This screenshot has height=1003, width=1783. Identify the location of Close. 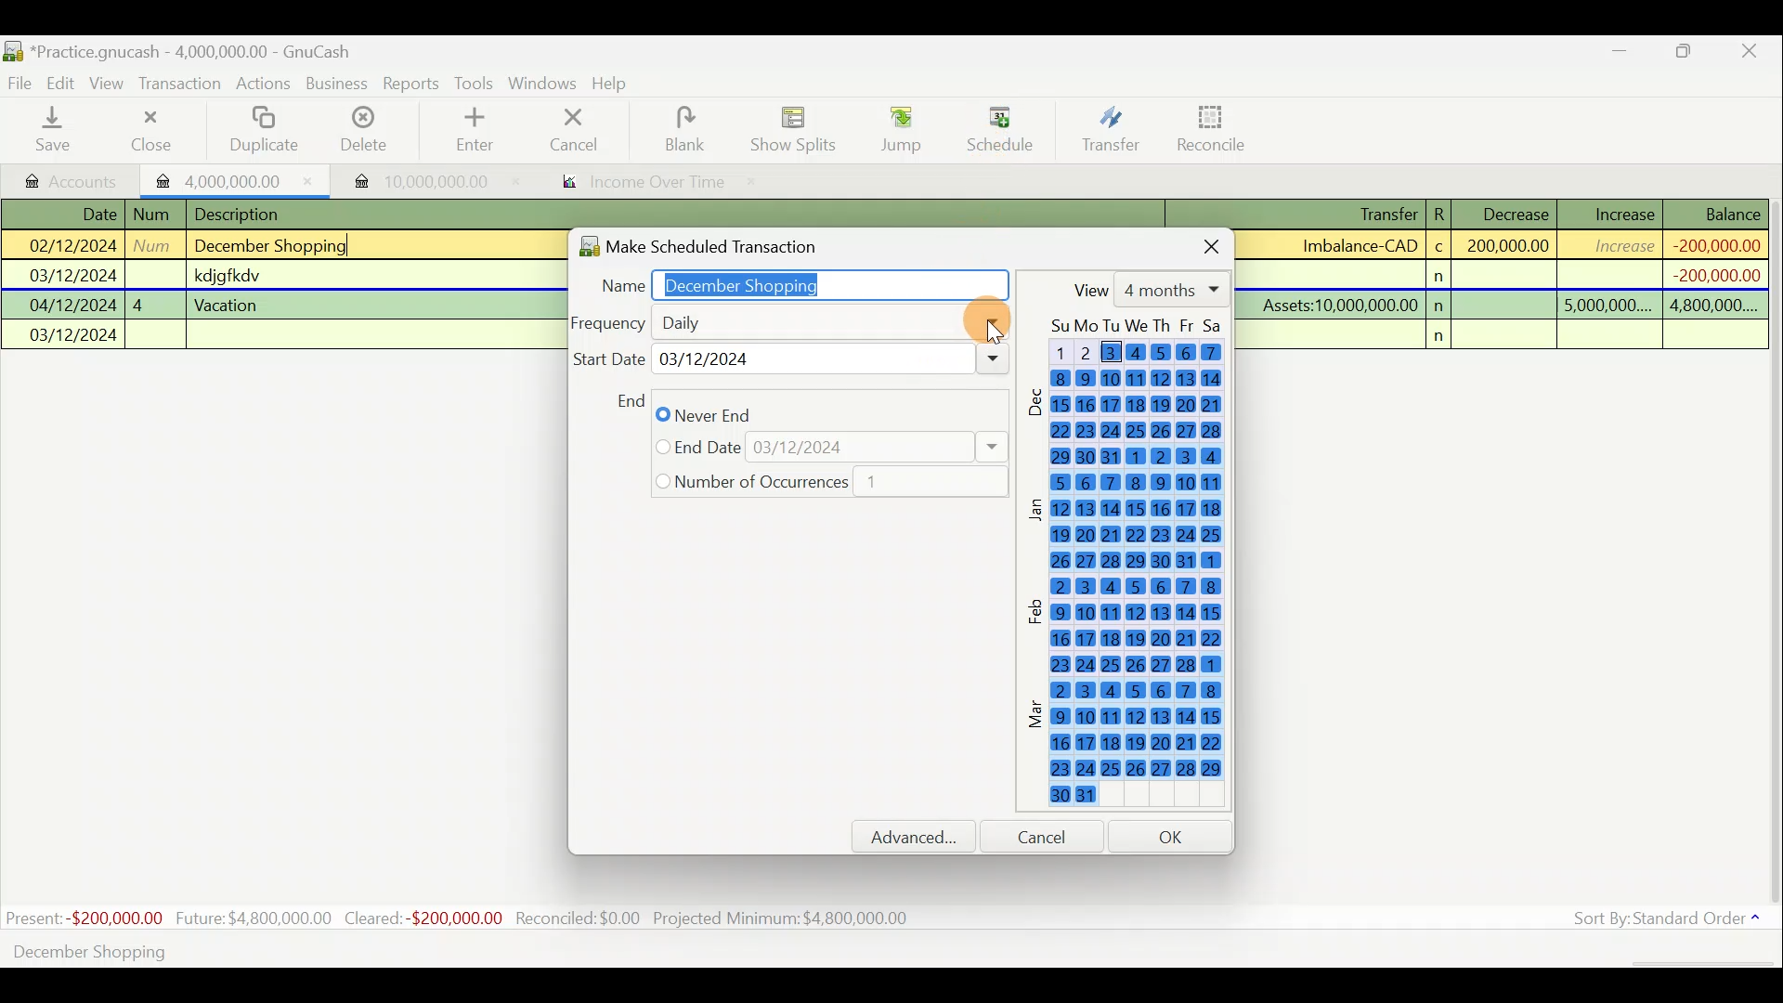
(150, 130).